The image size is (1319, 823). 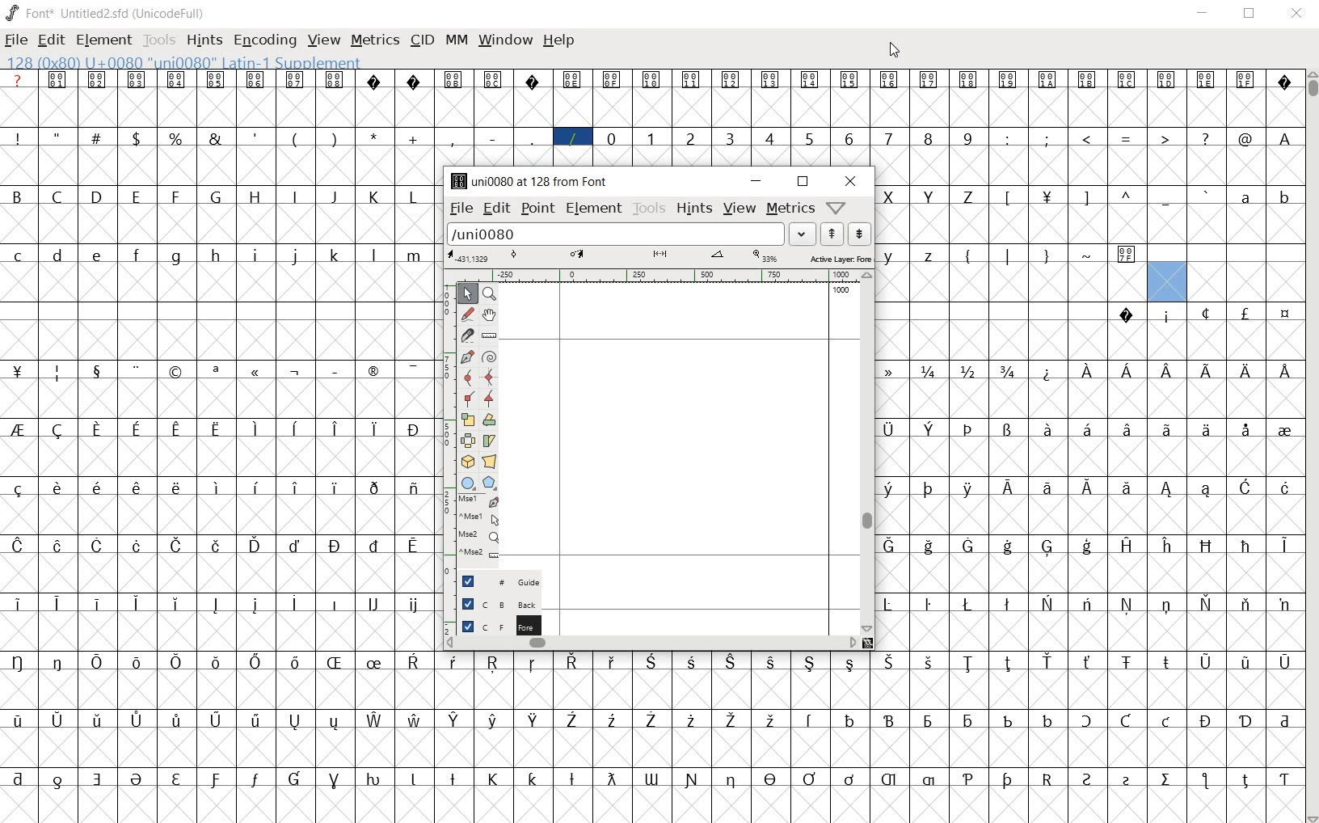 What do you see at coordinates (136, 255) in the screenshot?
I see `glyph` at bounding box center [136, 255].